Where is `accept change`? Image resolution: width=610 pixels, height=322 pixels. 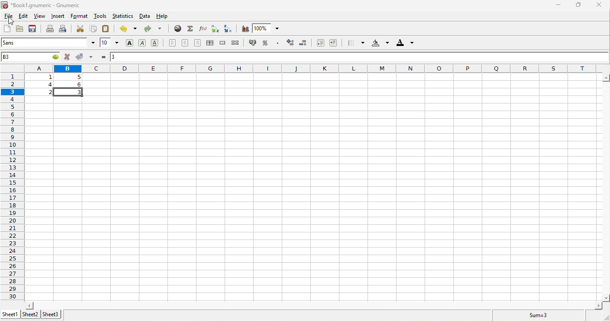
accept change is located at coordinates (88, 57).